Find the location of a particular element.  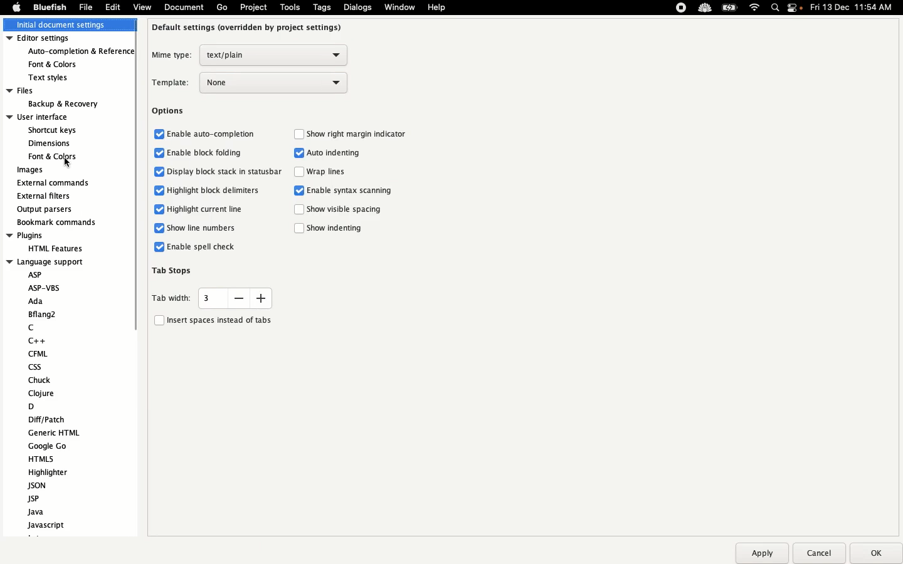

Tools is located at coordinates (290, 7).